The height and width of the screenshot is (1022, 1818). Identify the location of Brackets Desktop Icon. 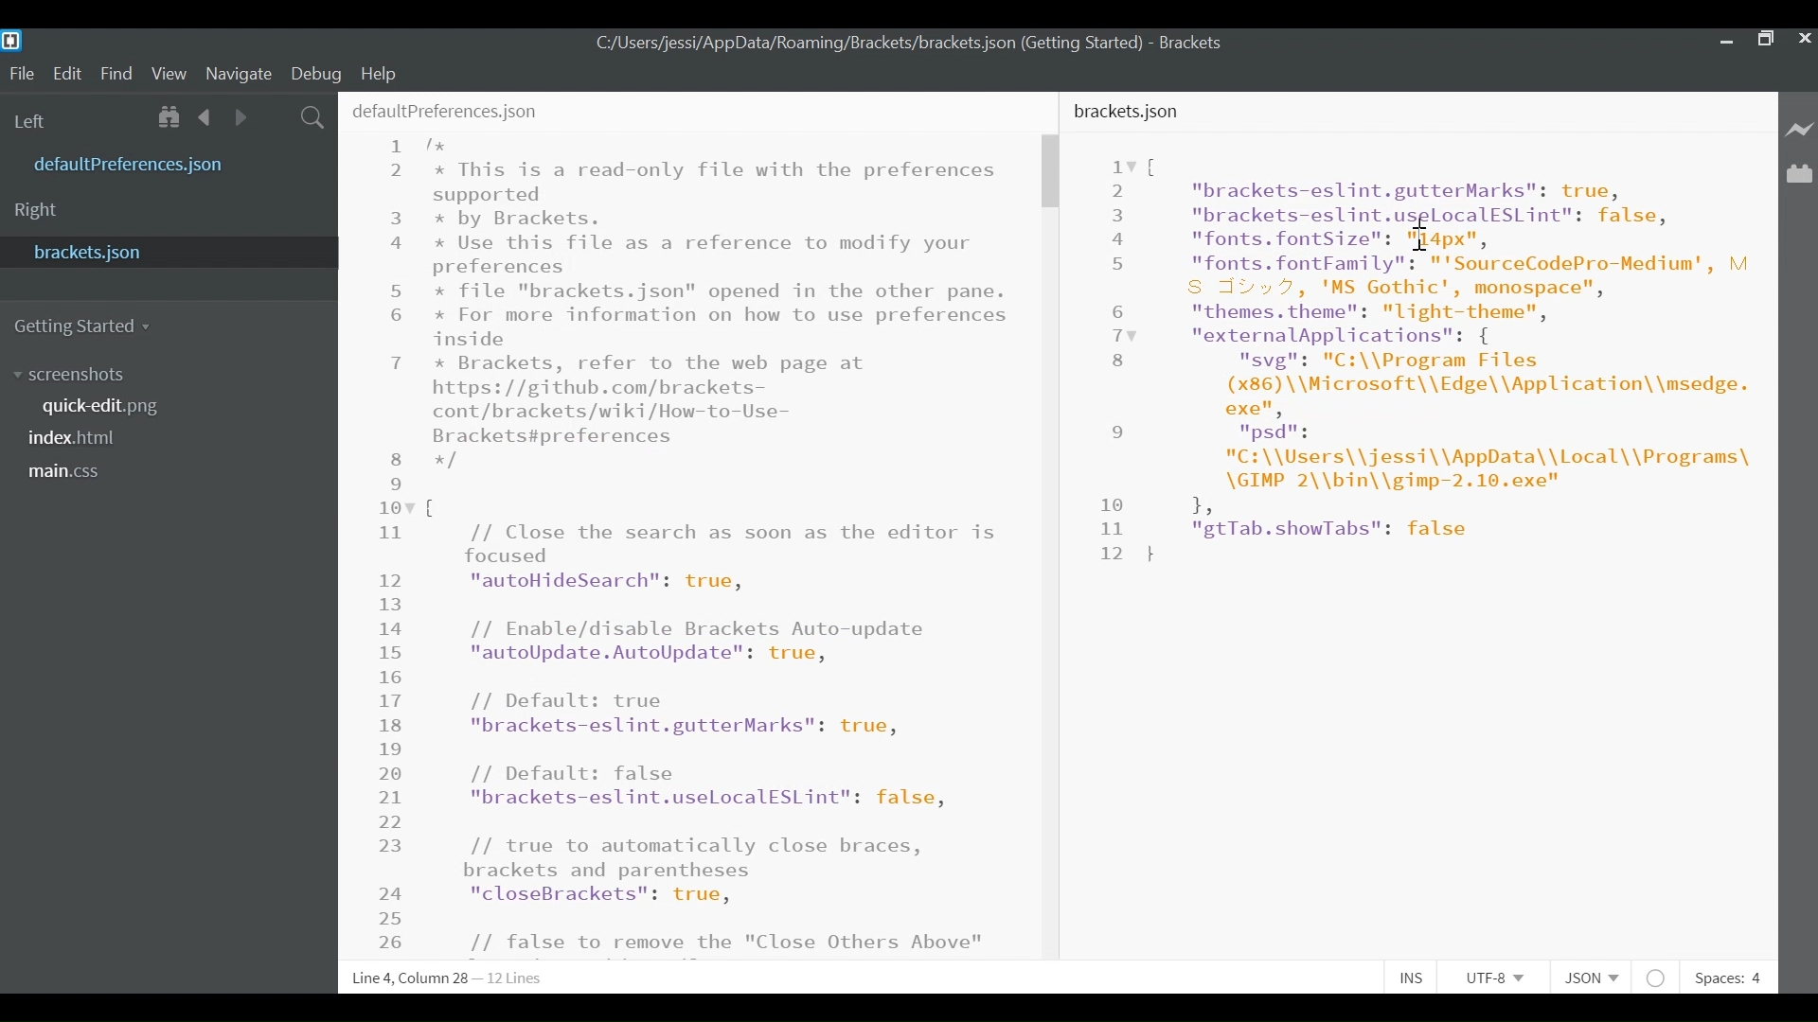
(13, 40).